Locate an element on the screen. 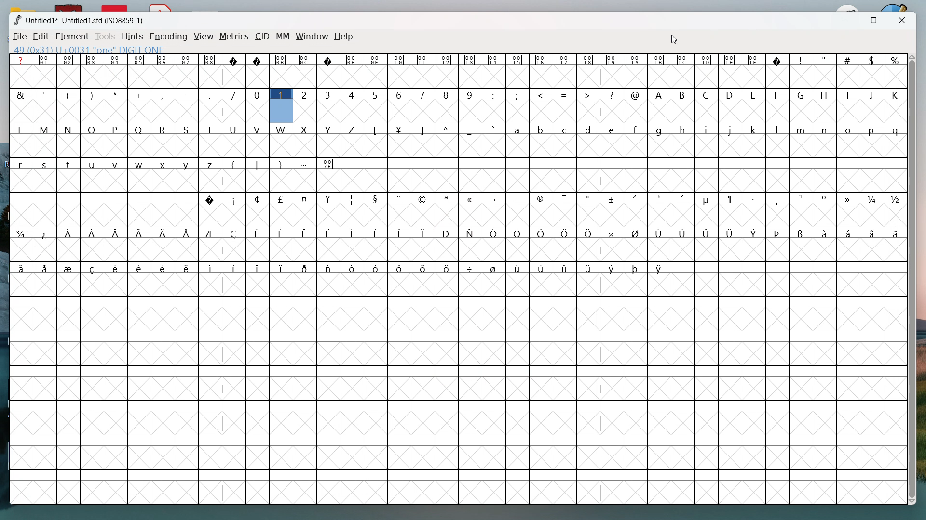  E is located at coordinates (755, 94).